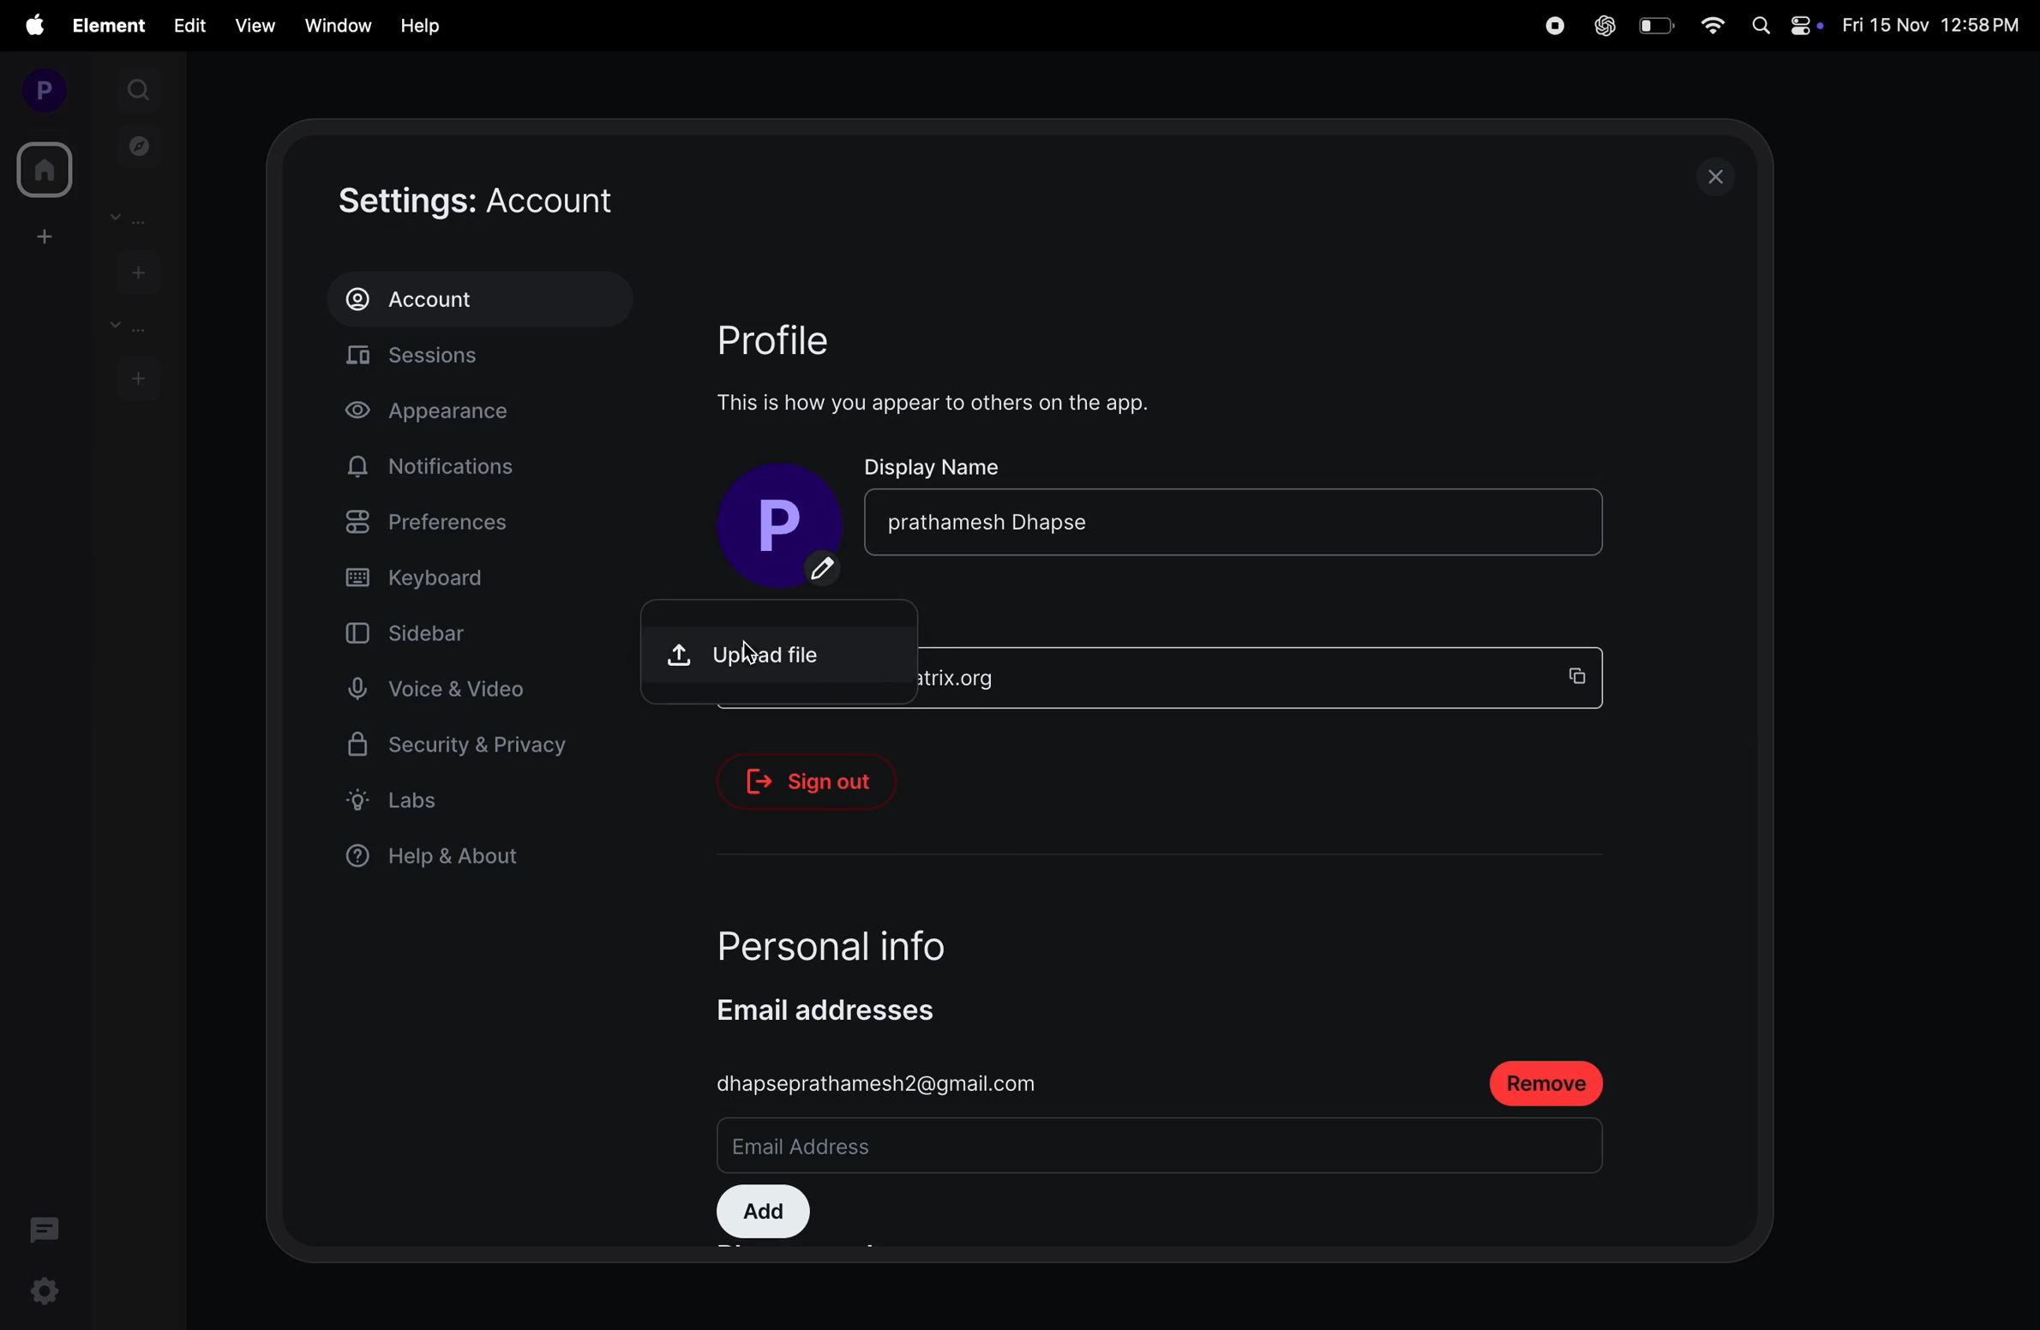 The width and height of the screenshot is (2040, 1330). Describe the element at coordinates (478, 299) in the screenshot. I see `account` at that location.